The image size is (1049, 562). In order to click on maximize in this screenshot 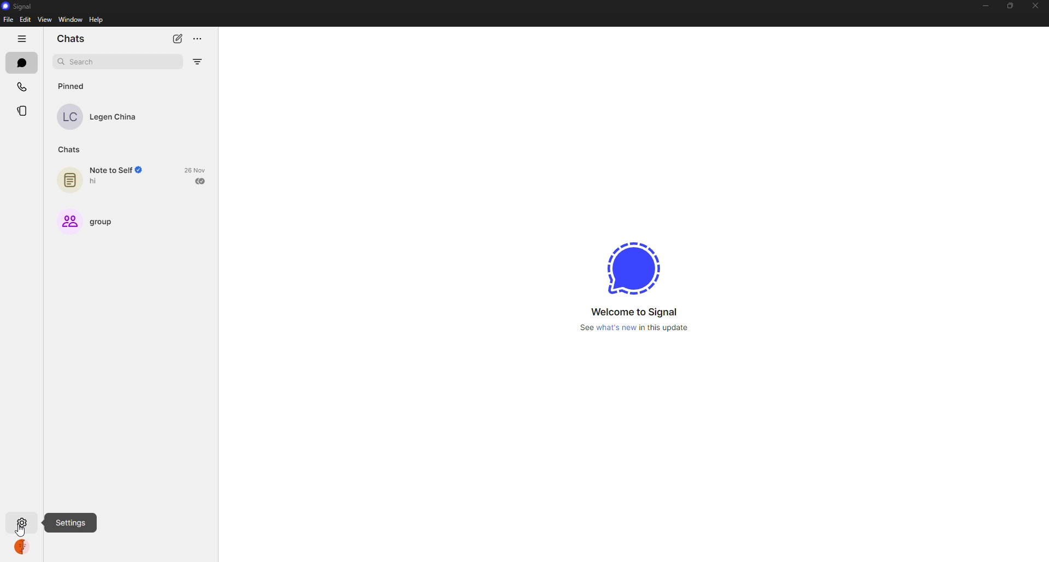, I will do `click(1010, 5)`.